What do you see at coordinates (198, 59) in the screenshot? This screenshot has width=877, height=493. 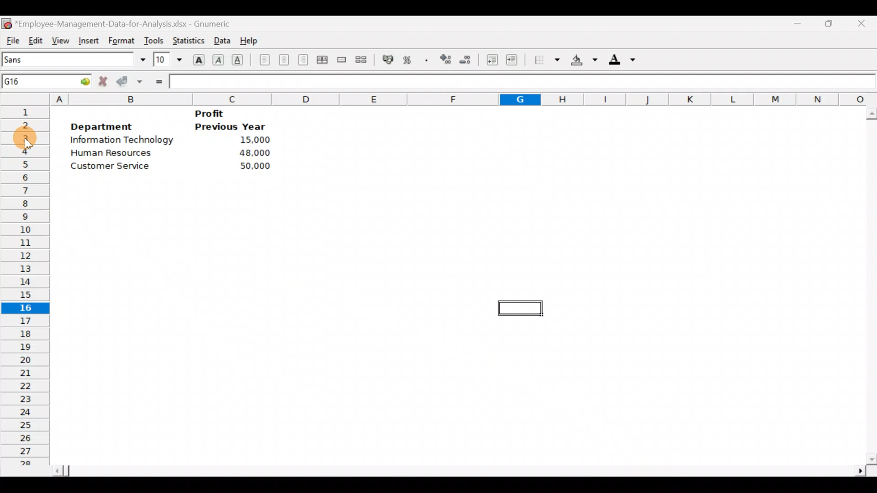 I see `Bold` at bounding box center [198, 59].